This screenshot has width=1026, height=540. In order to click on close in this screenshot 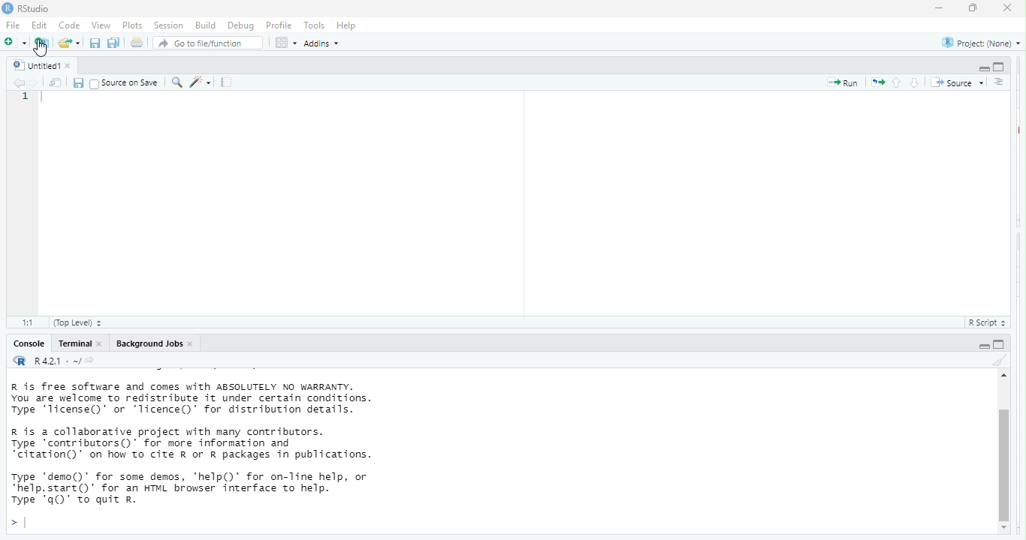, I will do `click(103, 344)`.